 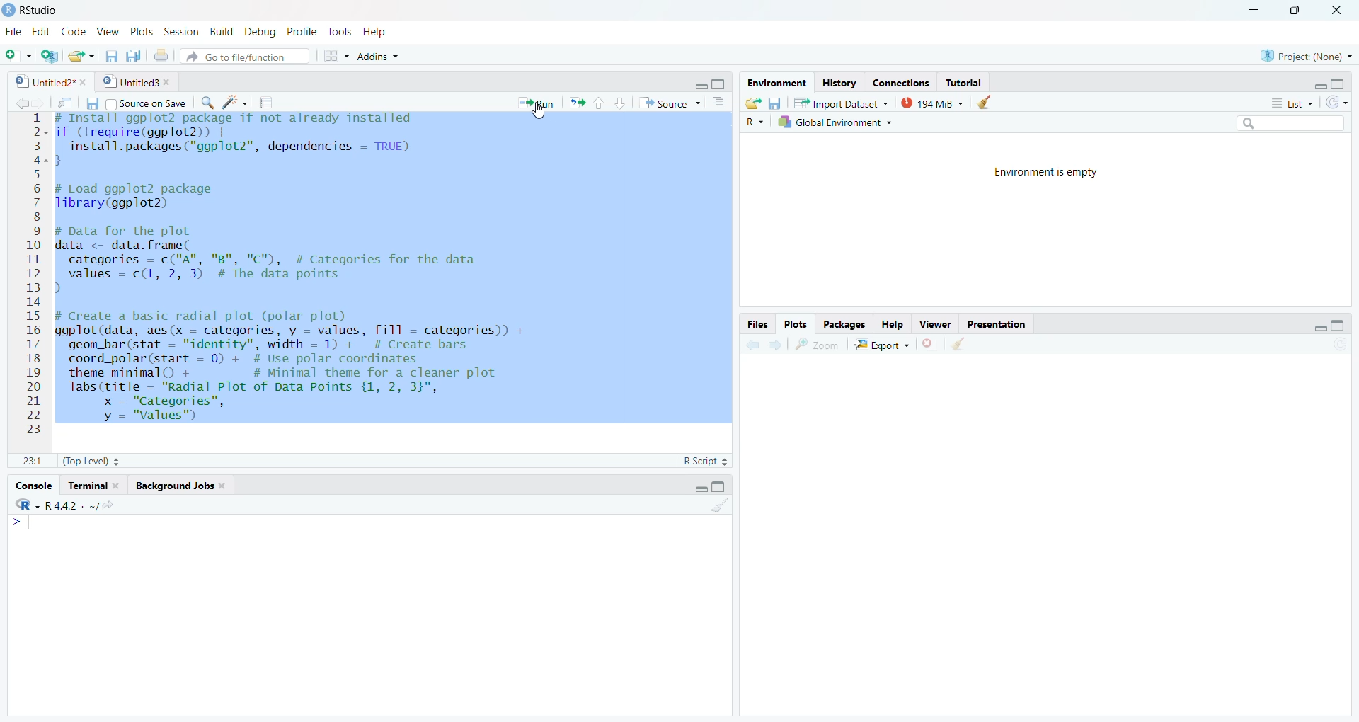 What do you see at coordinates (270, 103) in the screenshot?
I see `compile report ` at bounding box center [270, 103].